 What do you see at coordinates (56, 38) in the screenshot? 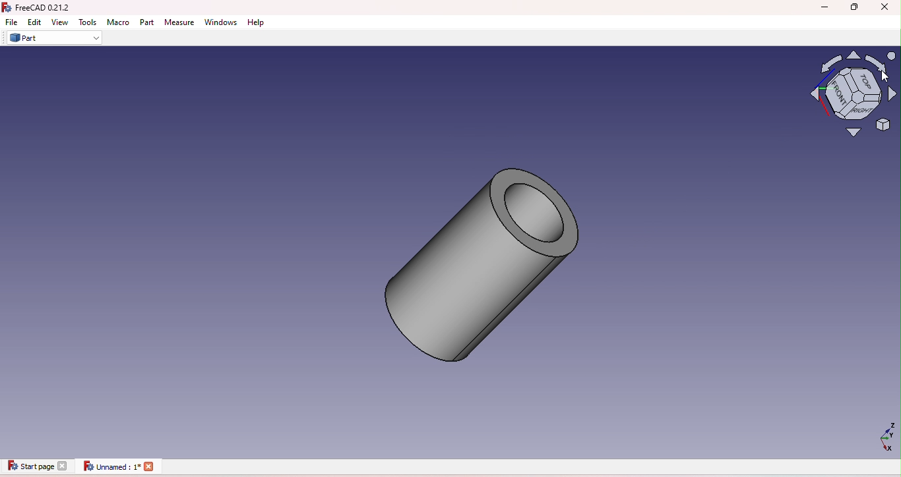
I see `Part` at bounding box center [56, 38].